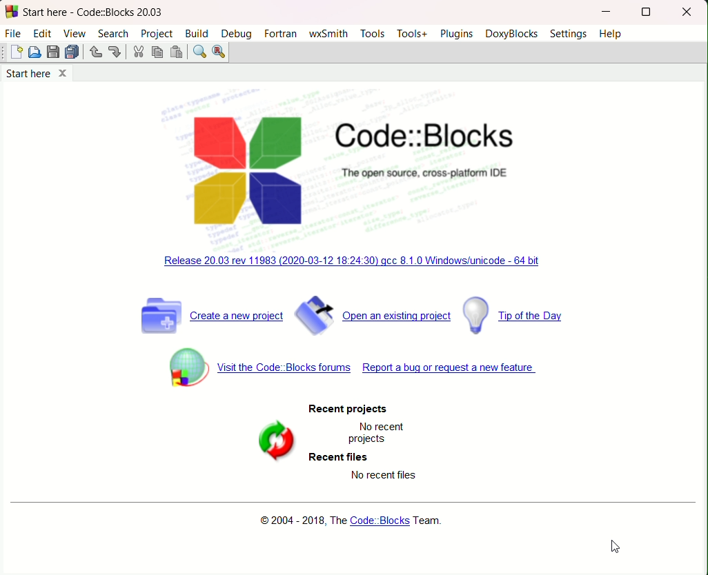 This screenshot has height=575, width=708. Describe the element at coordinates (72, 52) in the screenshot. I see `save everything` at that location.